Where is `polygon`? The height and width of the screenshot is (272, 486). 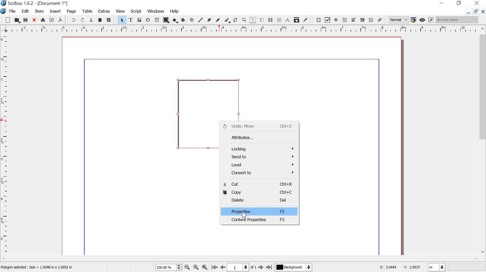
polygon is located at coordinates (175, 21).